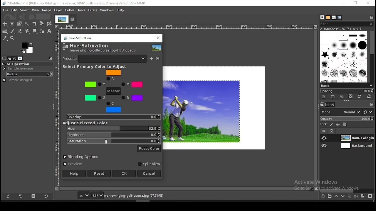  I want to click on wrap transform, so click(49, 24).